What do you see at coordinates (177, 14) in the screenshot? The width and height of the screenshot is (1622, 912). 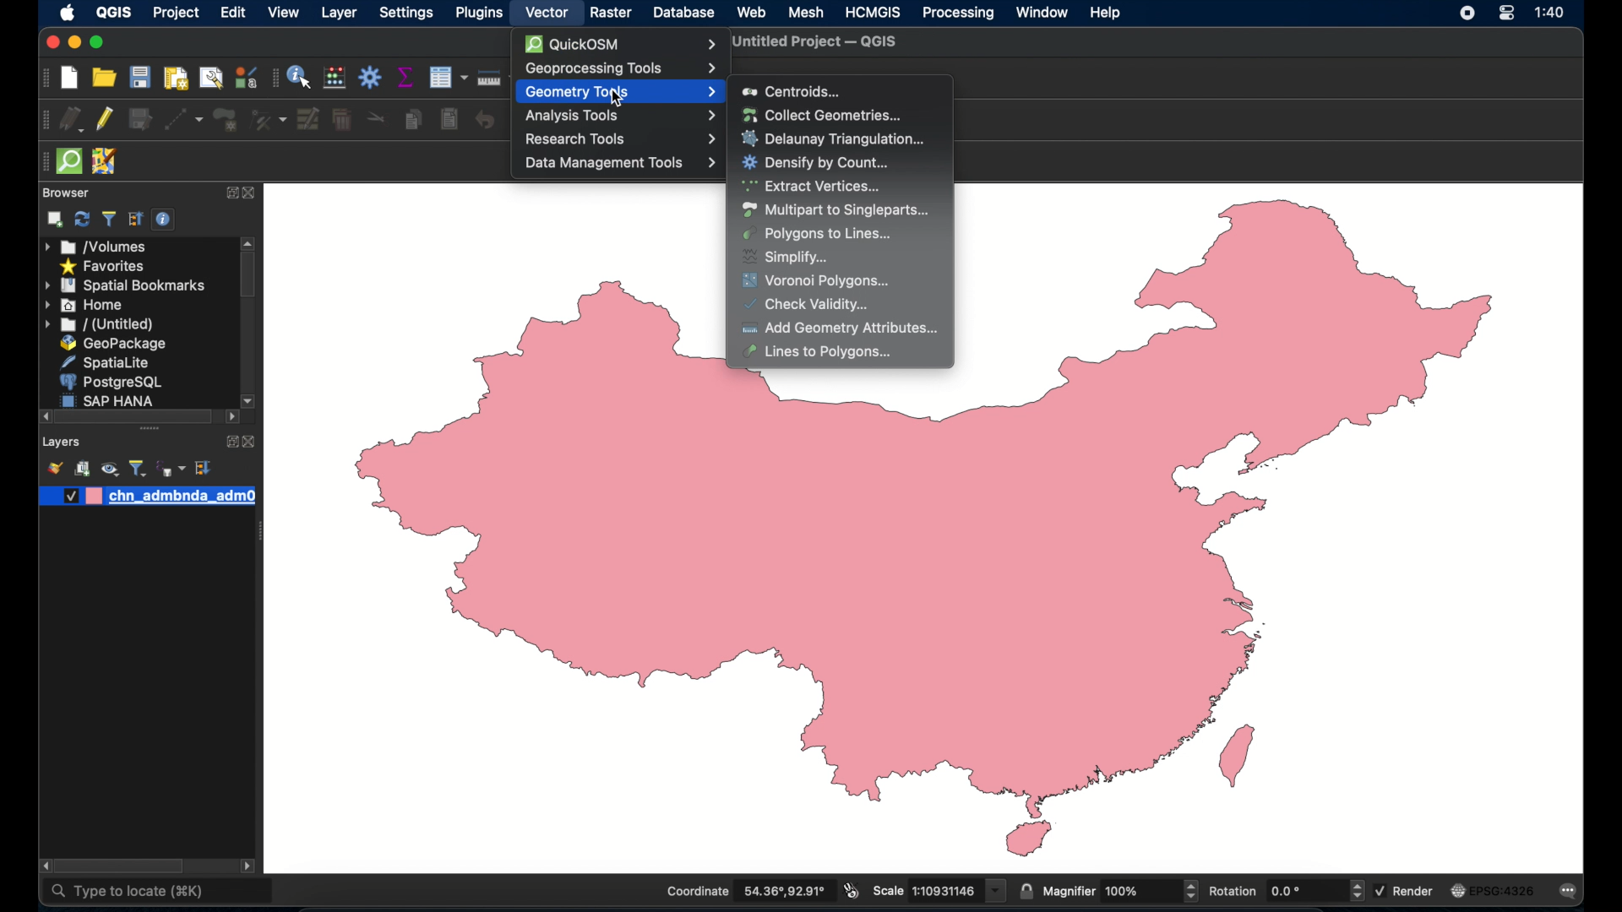 I see `project` at bounding box center [177, 14].